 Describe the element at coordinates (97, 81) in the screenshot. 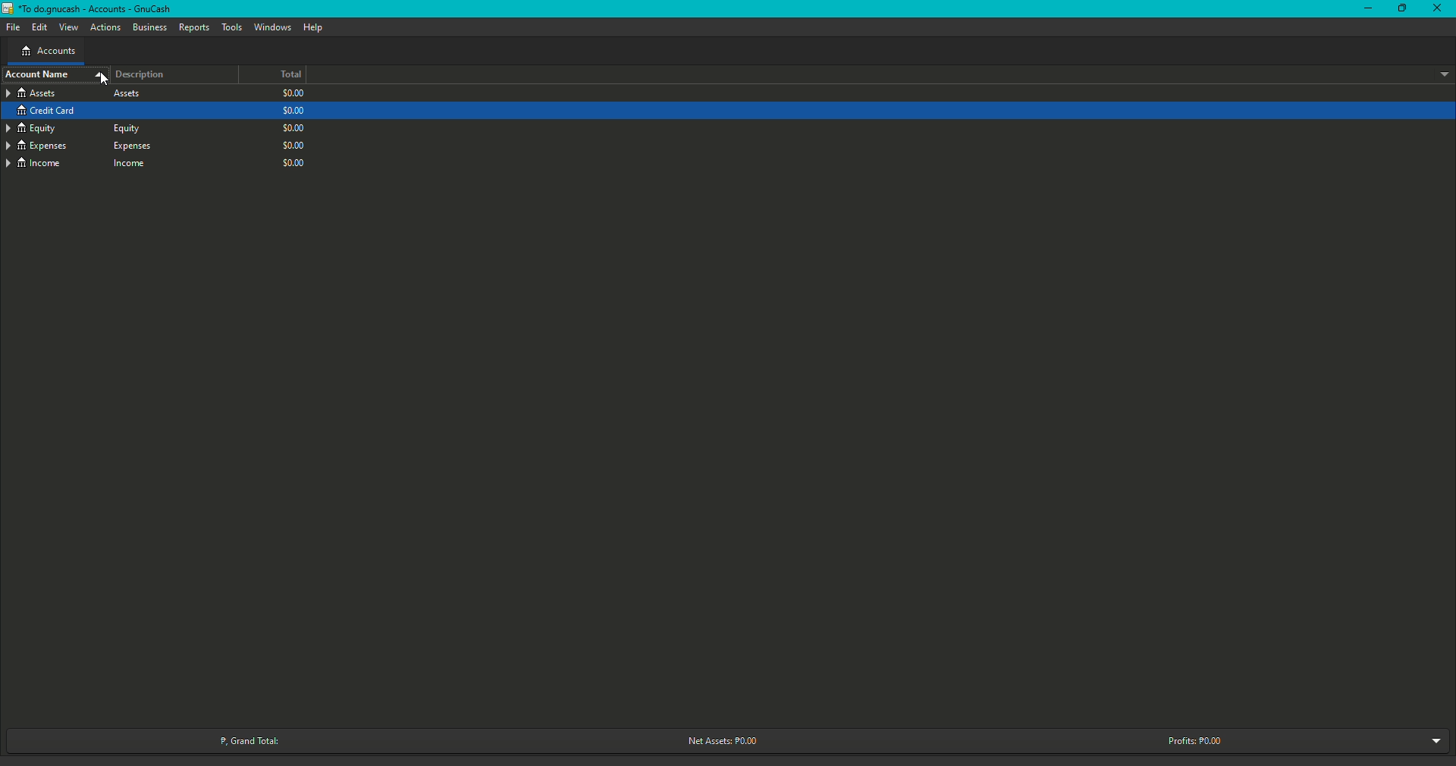

I see `cursor` at that location.